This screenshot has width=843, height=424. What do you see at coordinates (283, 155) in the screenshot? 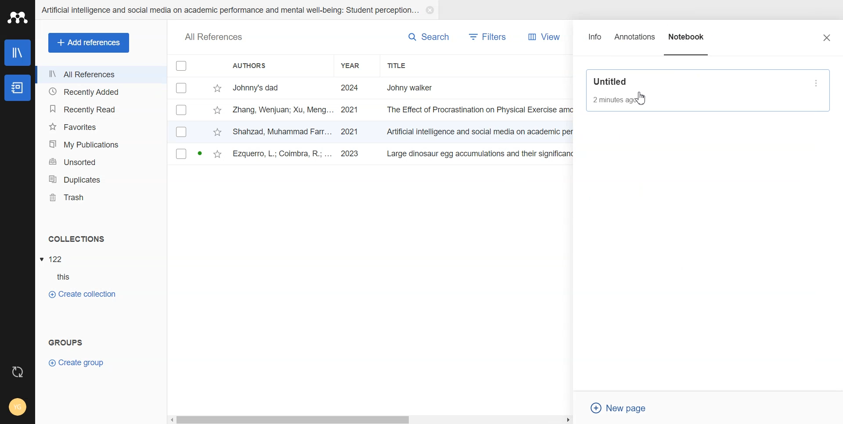
I see `ezquerro, l.; coimbra, r.; ...` at bounding box center [283, 155].